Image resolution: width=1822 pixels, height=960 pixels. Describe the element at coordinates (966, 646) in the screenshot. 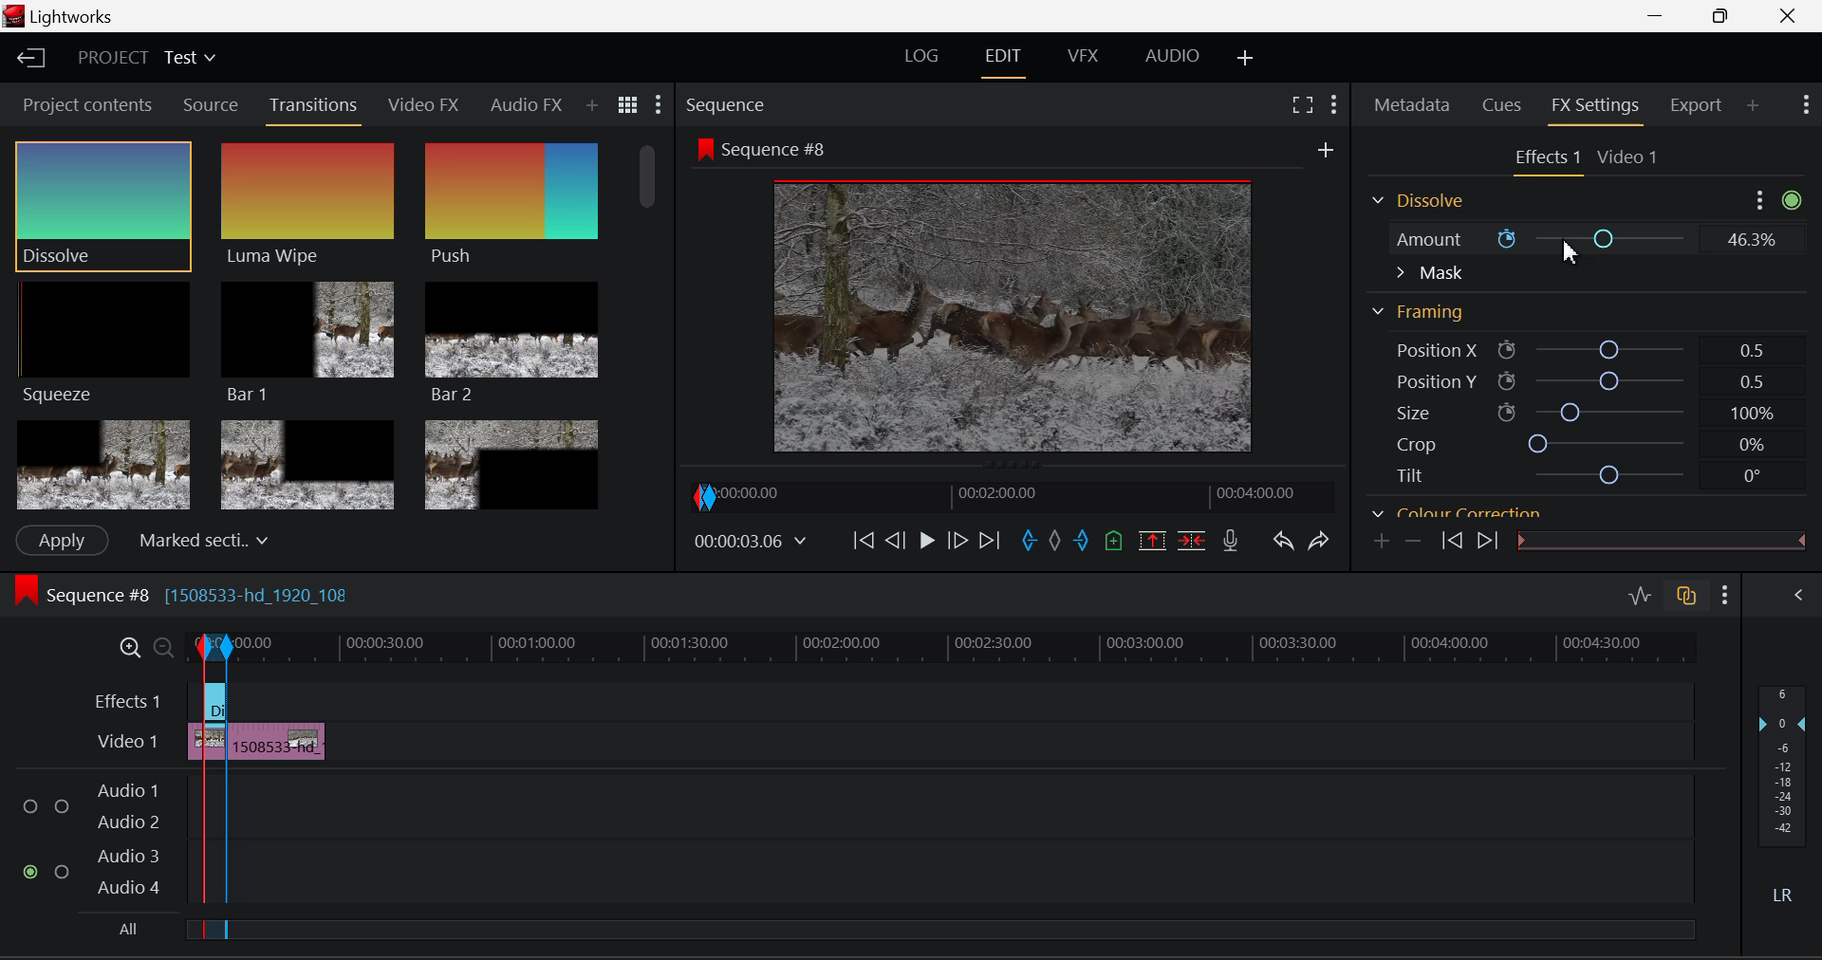

I see `Project Timeline` at that location.